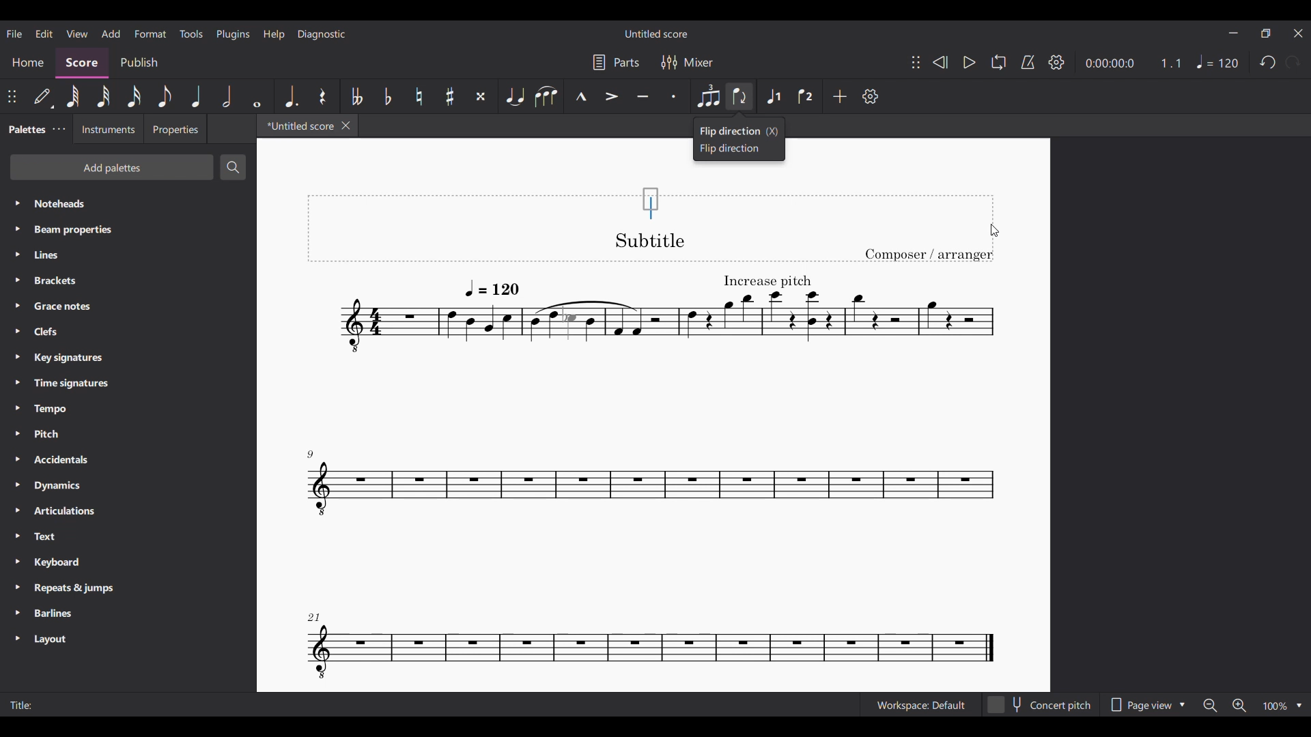  Describe the element at coordinates (274, 35) in the screenshot. I see `Help menu` at that location.